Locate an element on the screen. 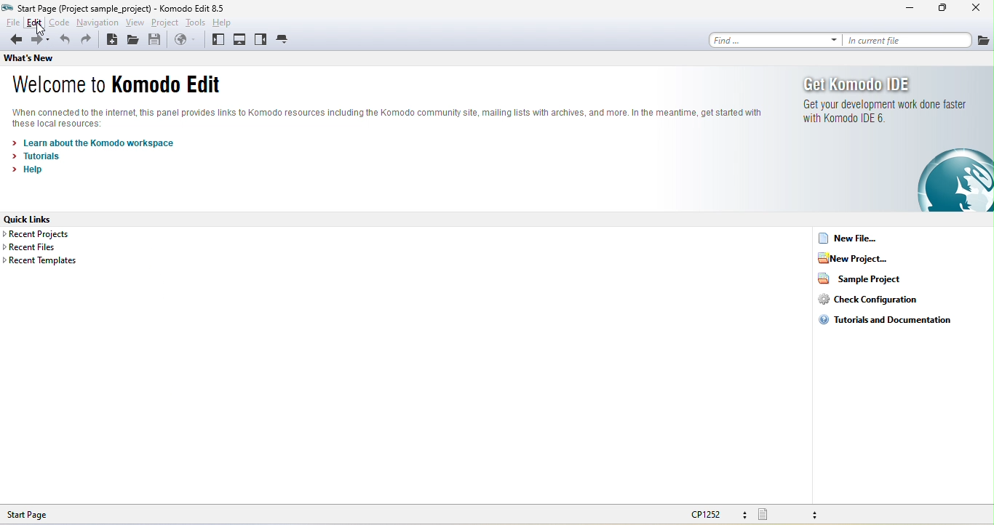 The height and width of the screenshot is (525, 994). recent files is located at coordinates (39, 247).